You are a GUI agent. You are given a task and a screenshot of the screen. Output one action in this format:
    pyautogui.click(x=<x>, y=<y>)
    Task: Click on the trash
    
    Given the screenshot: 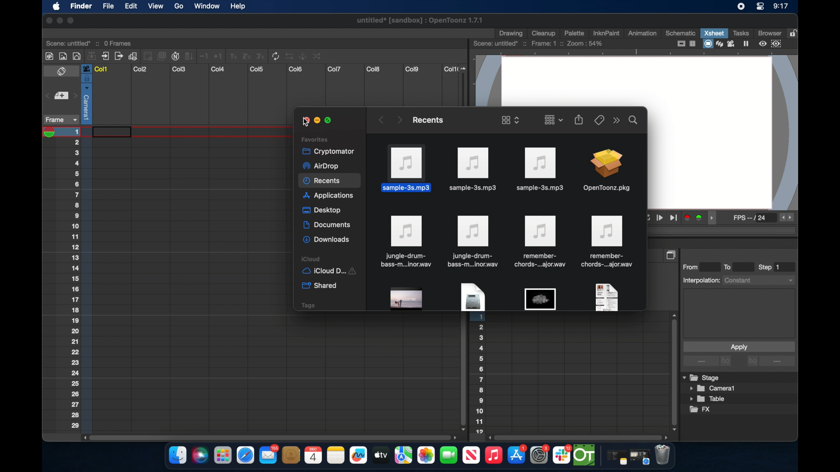 What is the action you would take?
    pyautogui.click(x=662, y=456)
    